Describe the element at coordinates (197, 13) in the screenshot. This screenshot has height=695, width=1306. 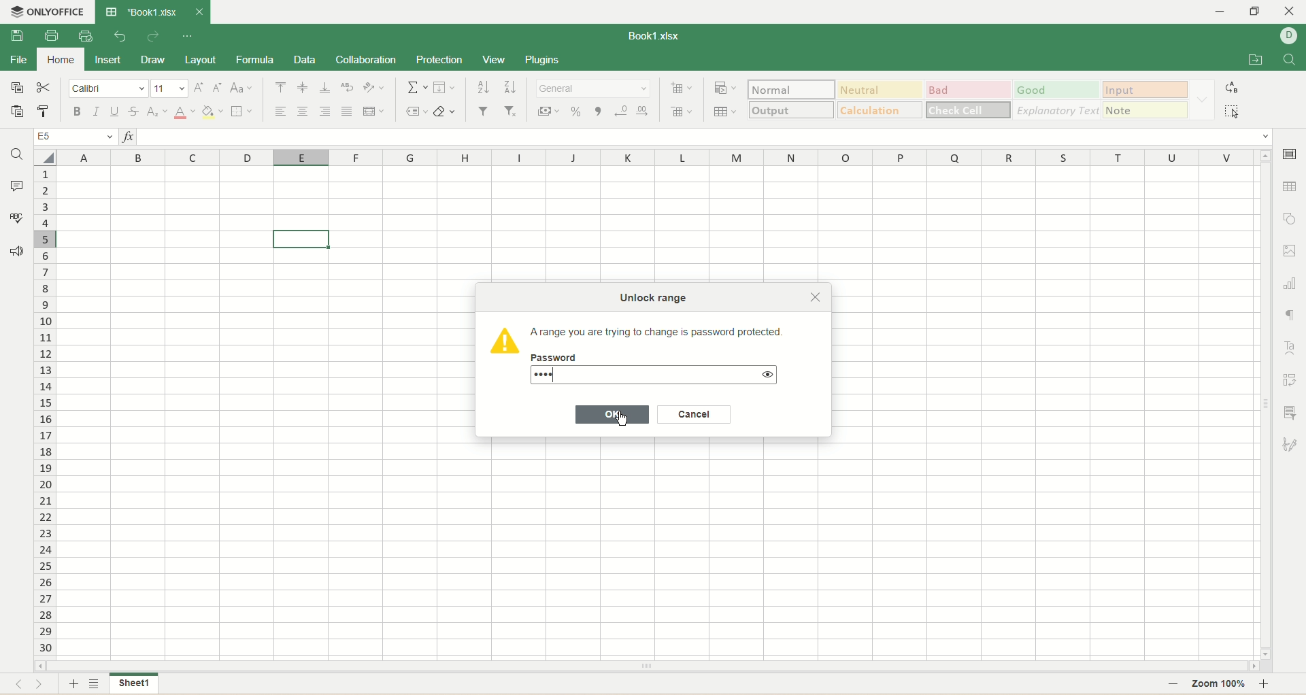
I see `close` at that location.